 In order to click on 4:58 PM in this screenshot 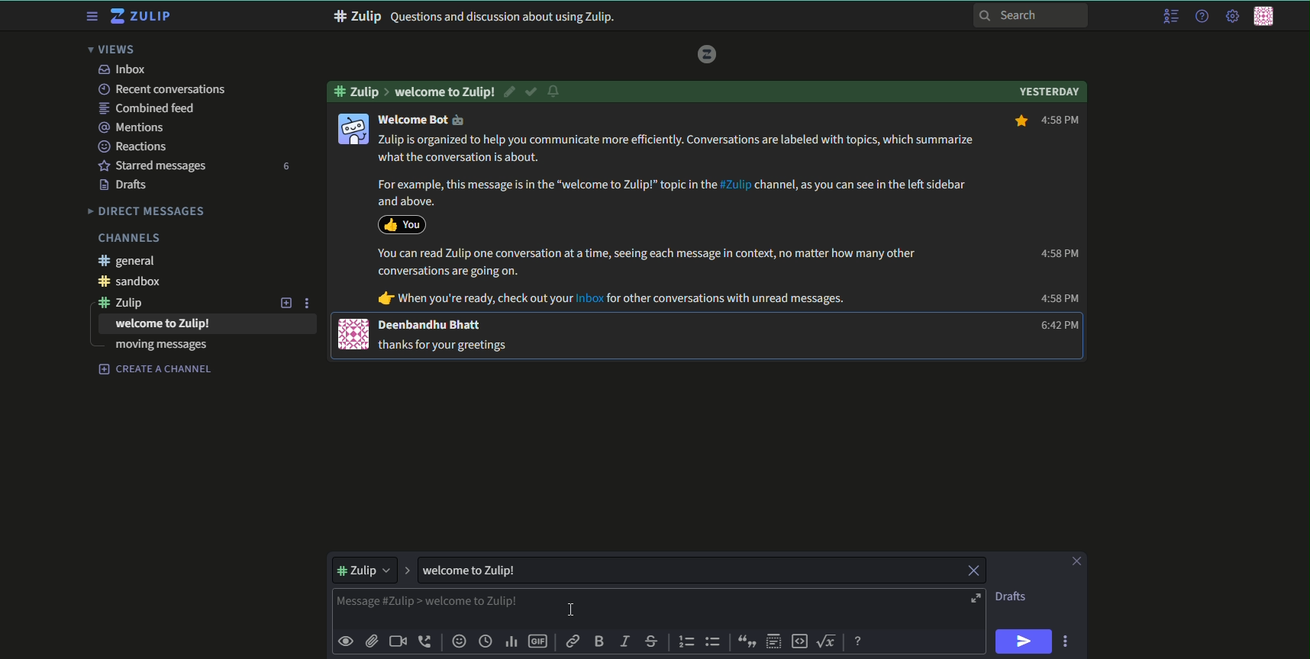, I will do `click(1060, 299)`.